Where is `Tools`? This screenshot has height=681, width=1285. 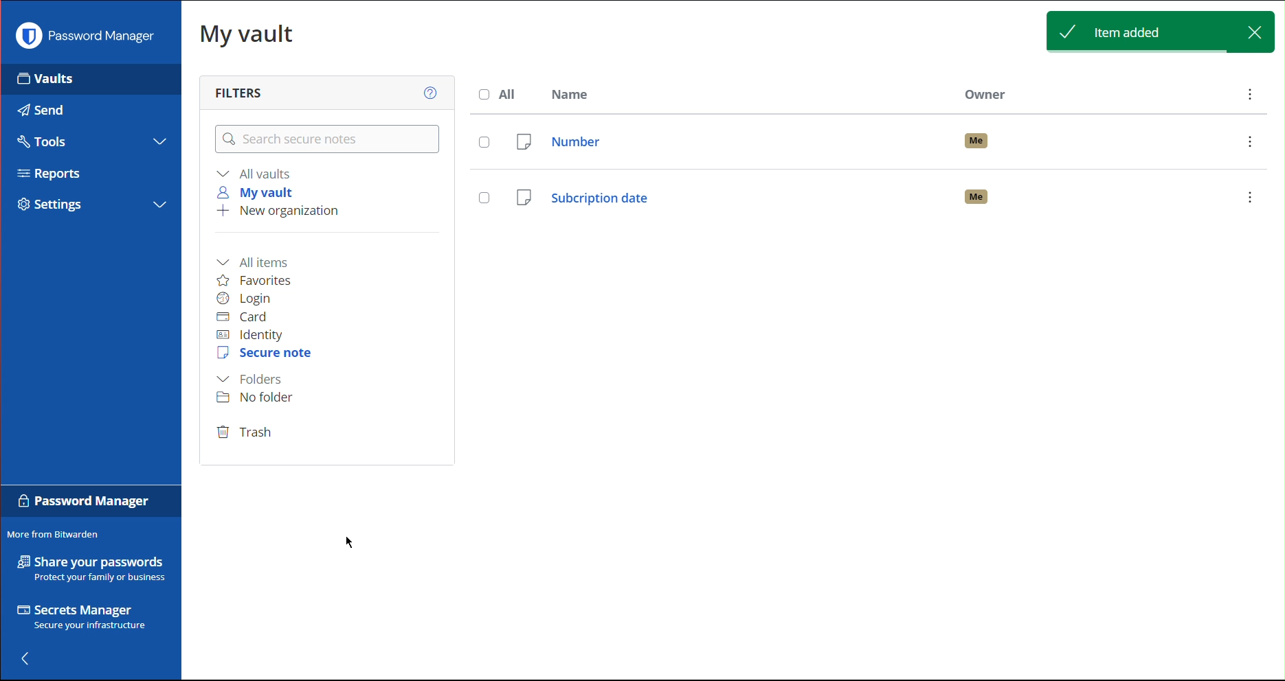
Tools is located at coordinates (40, 139).